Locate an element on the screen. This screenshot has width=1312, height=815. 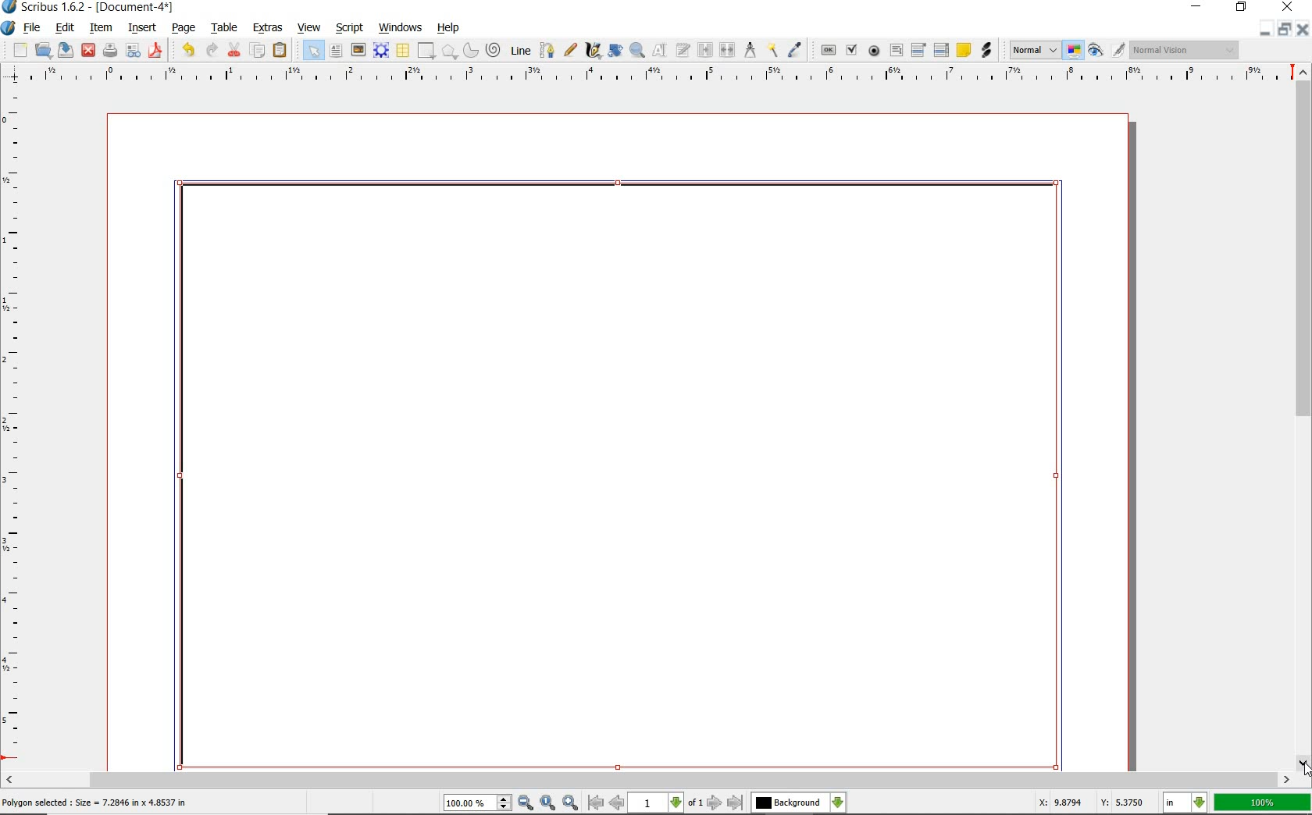
eye dropper is located at coordinates (795, 48).